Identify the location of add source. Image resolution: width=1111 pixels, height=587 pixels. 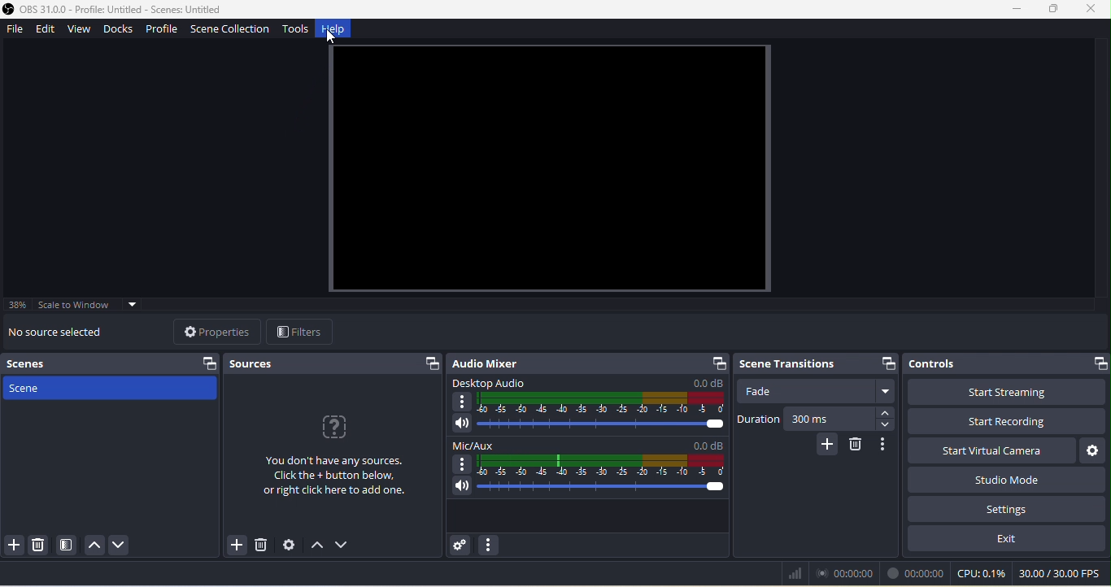
(231, 546).